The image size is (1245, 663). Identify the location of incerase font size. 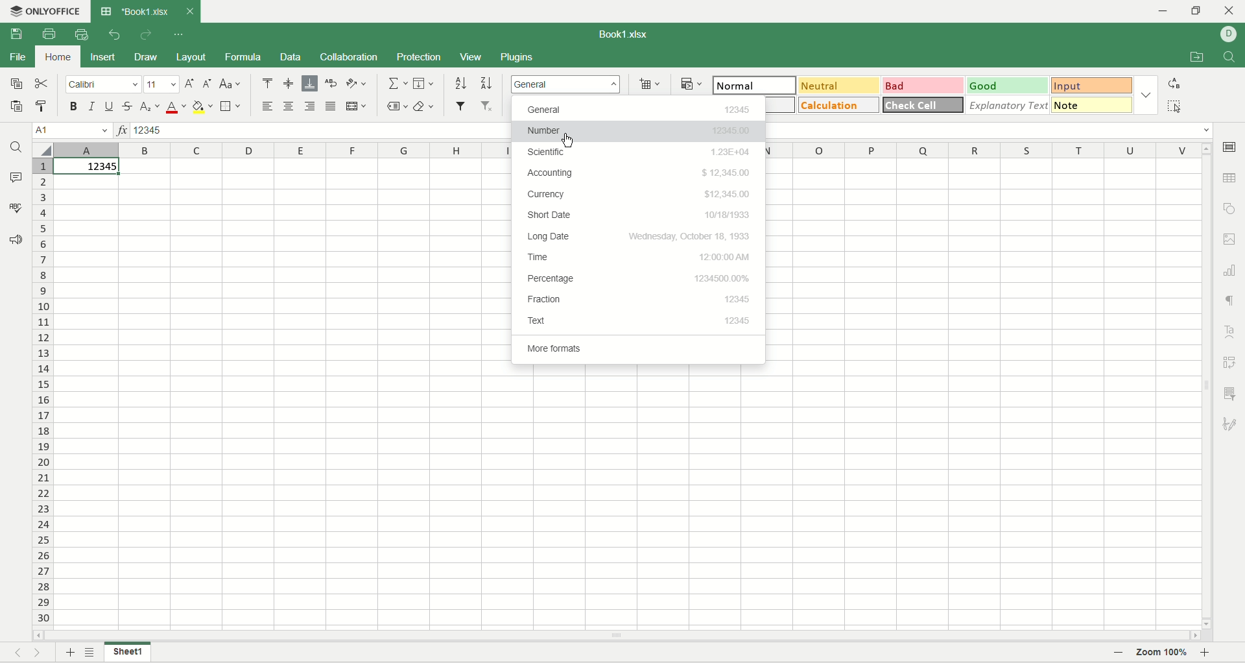
(189, 84).